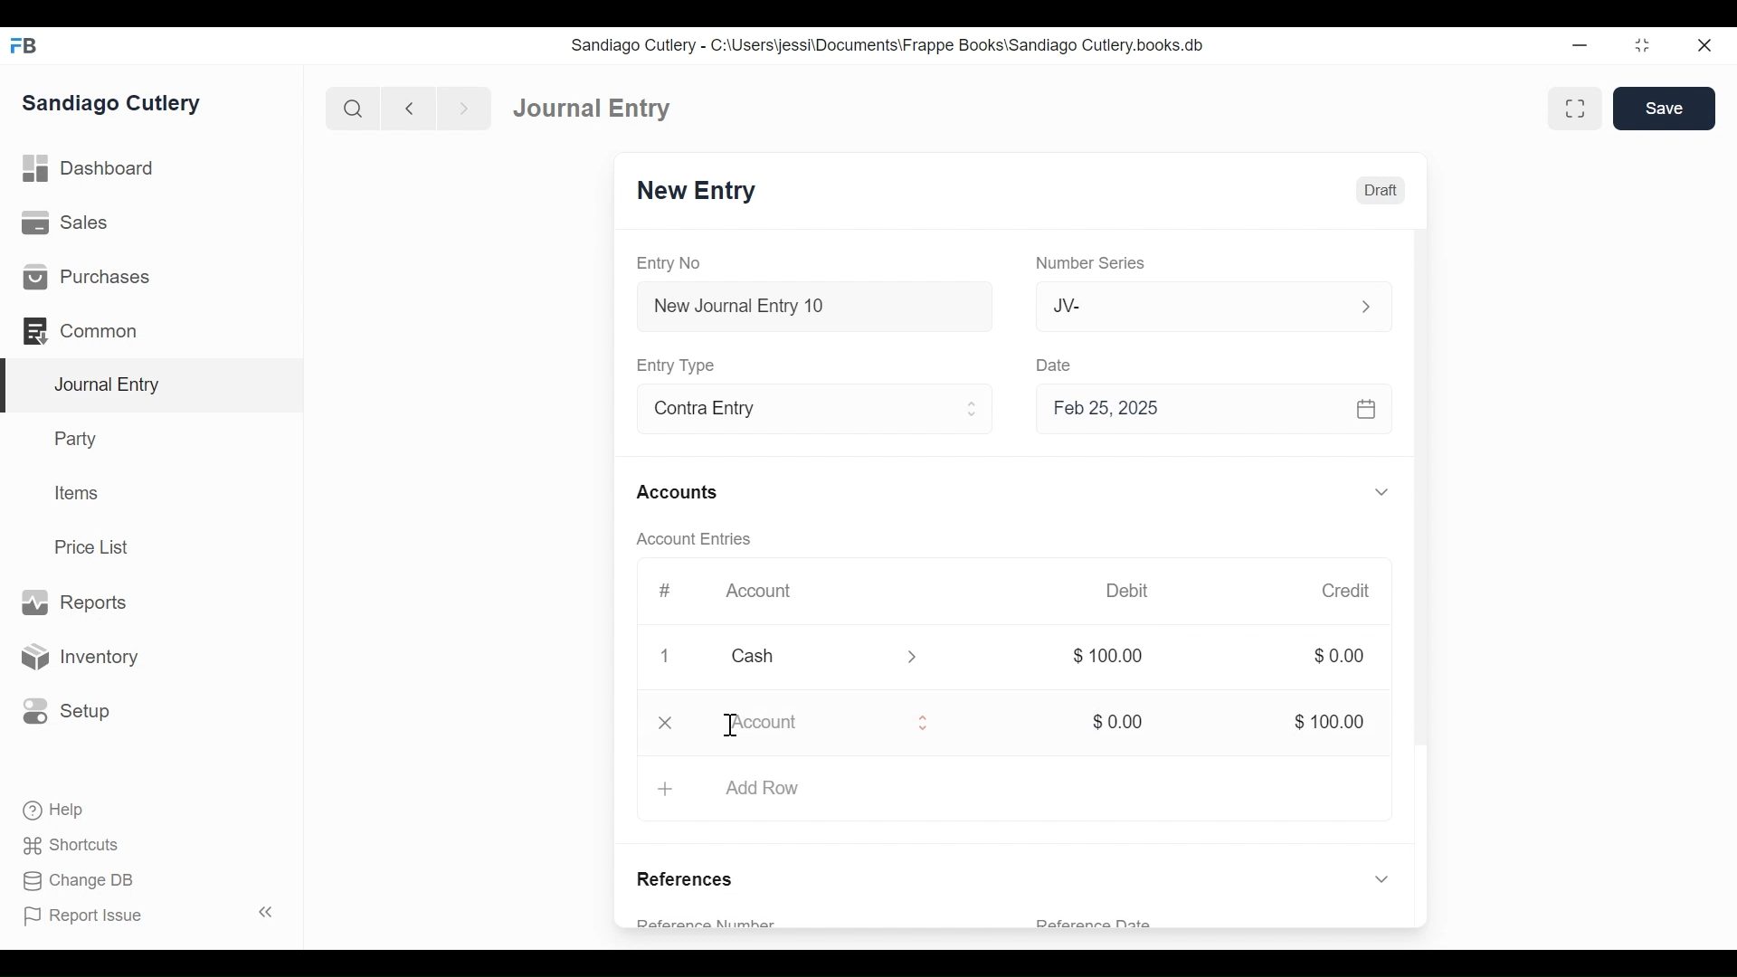 The height and width of the screenshot is (977, 1737). I want to click on Sales, so click(63, 224).